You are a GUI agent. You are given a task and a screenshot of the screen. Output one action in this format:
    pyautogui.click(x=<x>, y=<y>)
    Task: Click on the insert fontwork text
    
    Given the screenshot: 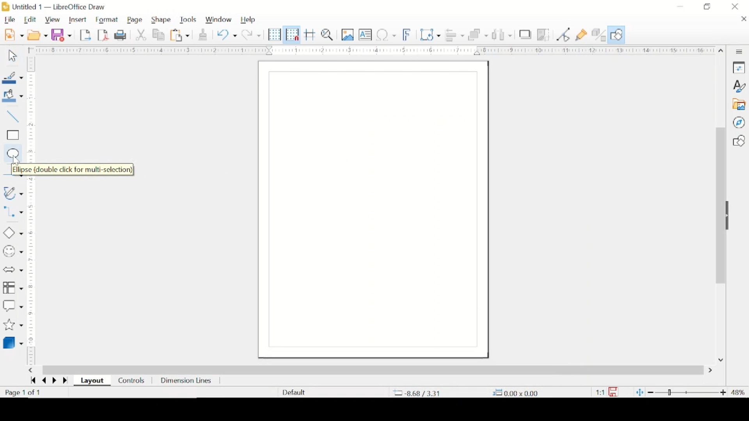 What is the action you would take?
    pyautogui.click(x=407, y=35)
    